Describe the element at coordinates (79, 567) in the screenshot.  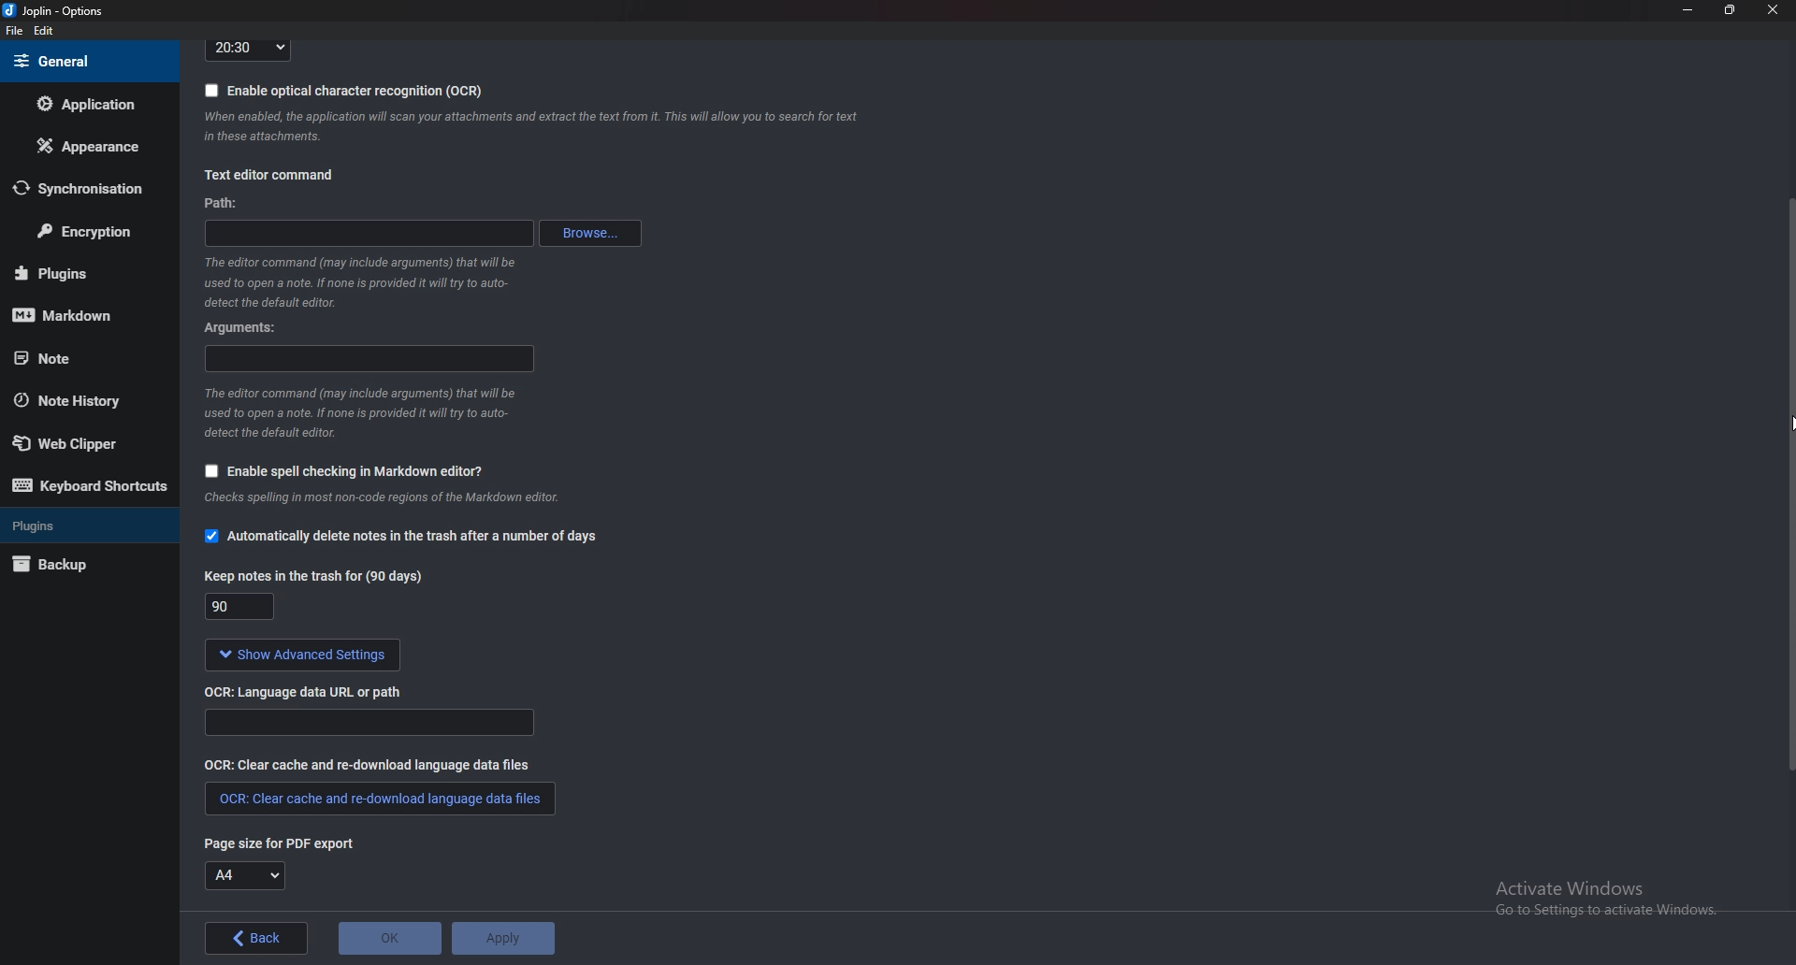
I see `Back up` at that location.